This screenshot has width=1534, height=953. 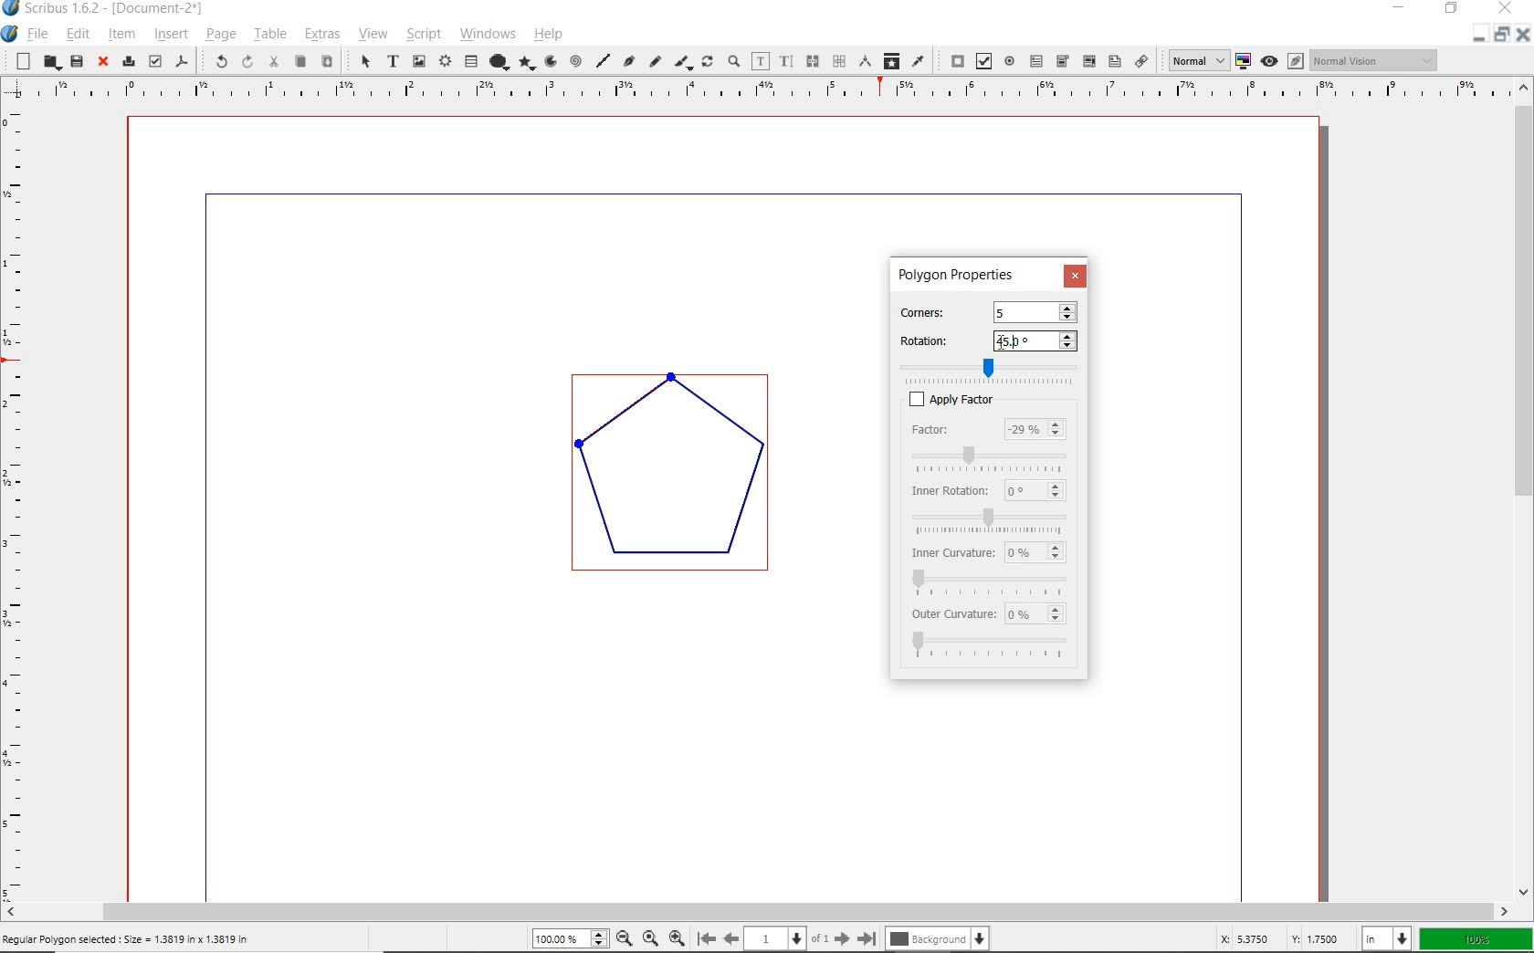 What do you see at coordinates (990, 581) in the screenshot?
I see `inner curvature slider` at bounding box center [990, 581].